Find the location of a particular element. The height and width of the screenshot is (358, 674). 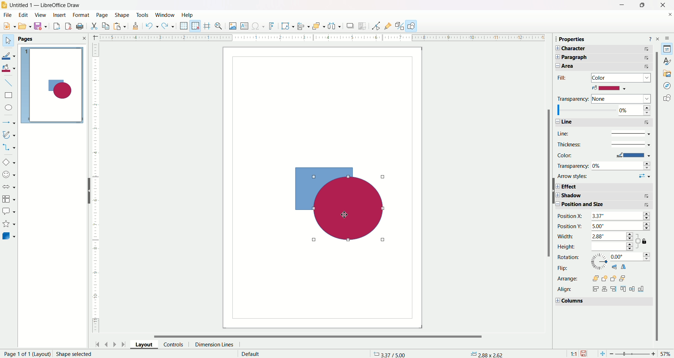

horizontal scroll bar is located at coordinates (323, 336).